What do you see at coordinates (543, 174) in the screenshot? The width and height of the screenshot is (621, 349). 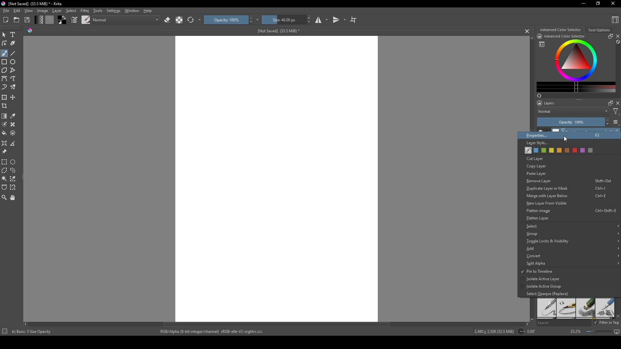 I see `Paste Layer` at bounding box center [543, 174].